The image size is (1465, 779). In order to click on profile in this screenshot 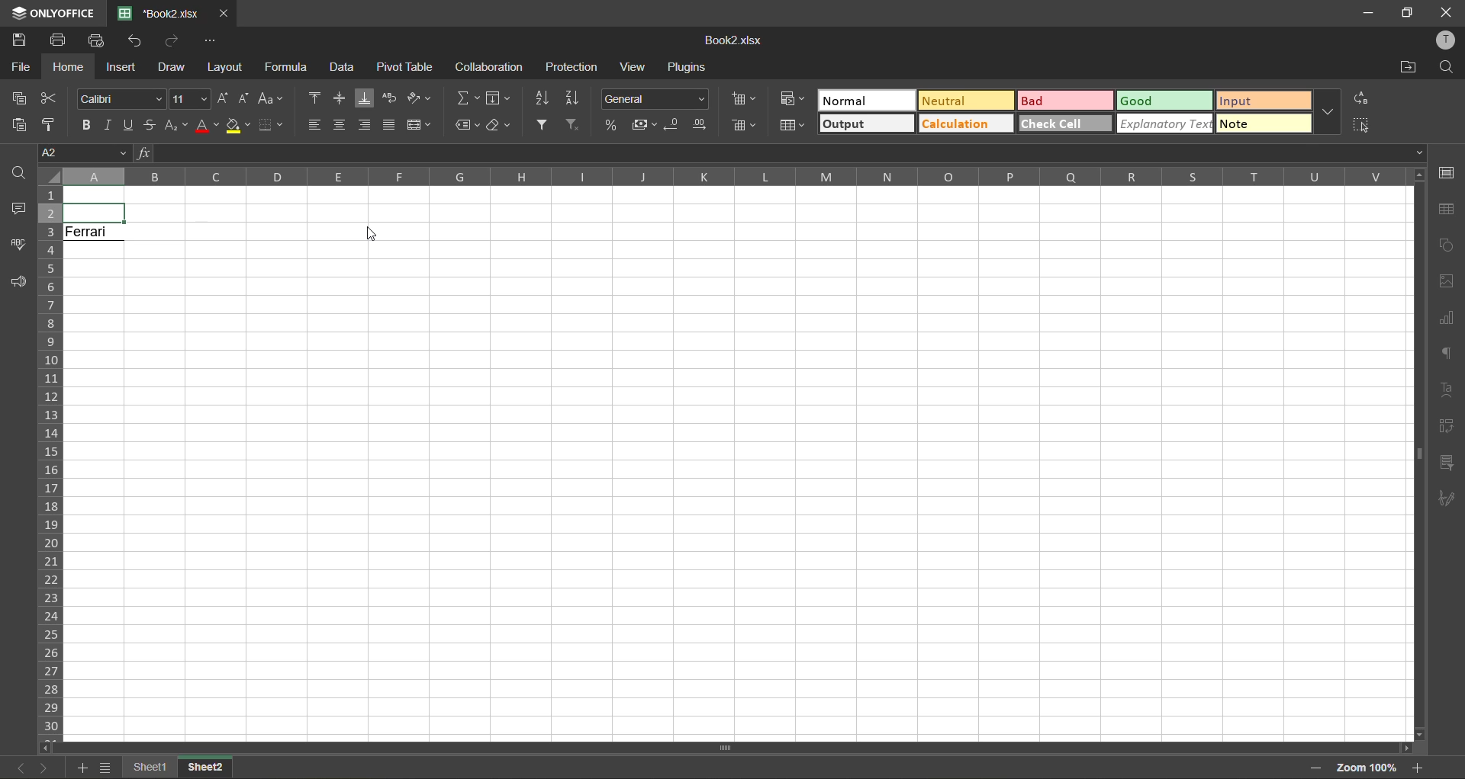, I will do `click(1447, 41)`.